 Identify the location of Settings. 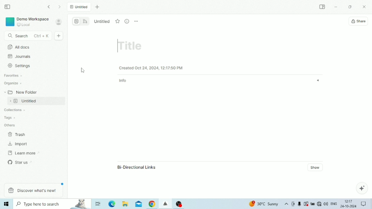
(21, 66).